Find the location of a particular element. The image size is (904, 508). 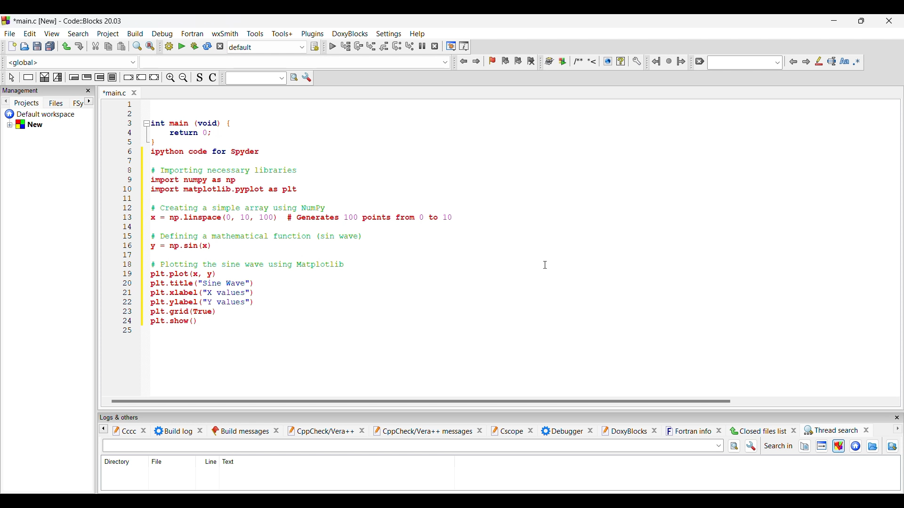

Replace is located at coordinates (331, 45).